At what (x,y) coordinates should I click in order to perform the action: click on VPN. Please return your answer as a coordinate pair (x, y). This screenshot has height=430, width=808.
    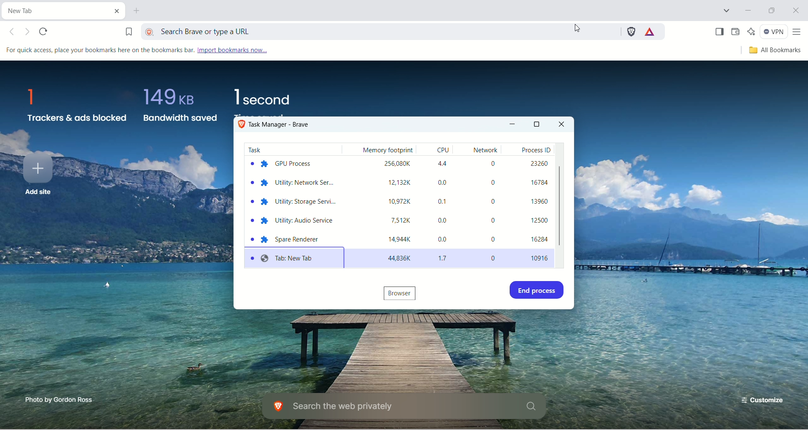
    Looking at the image, I should click on (773, 31).